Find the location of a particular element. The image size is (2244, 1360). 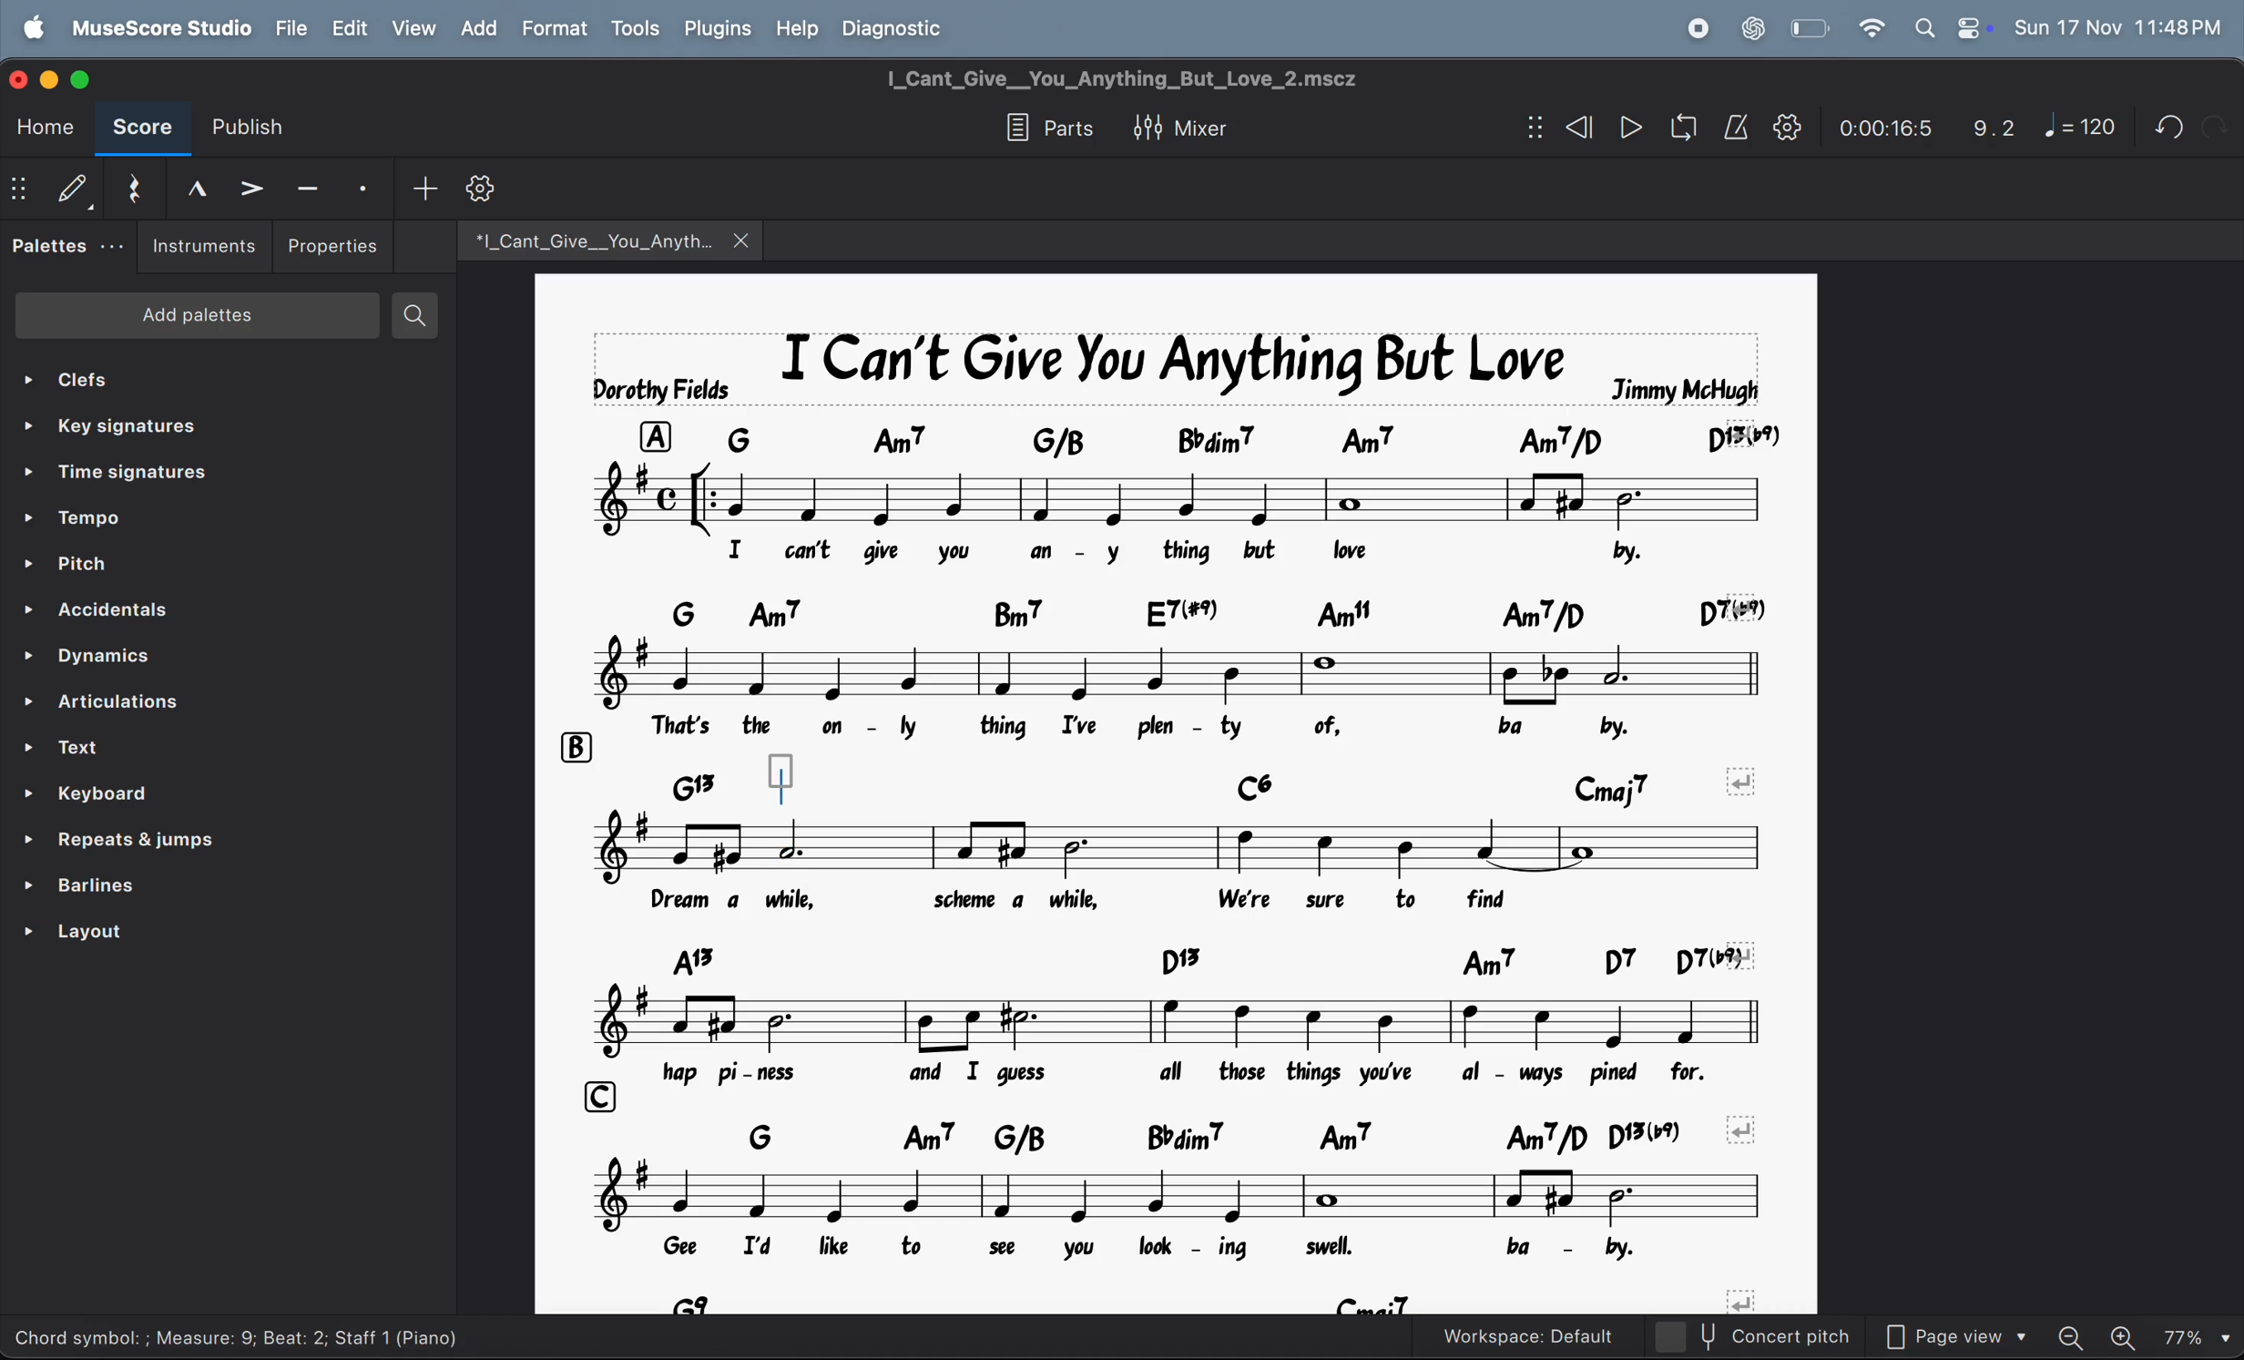

tenuto is located at coordinates (313, 187).